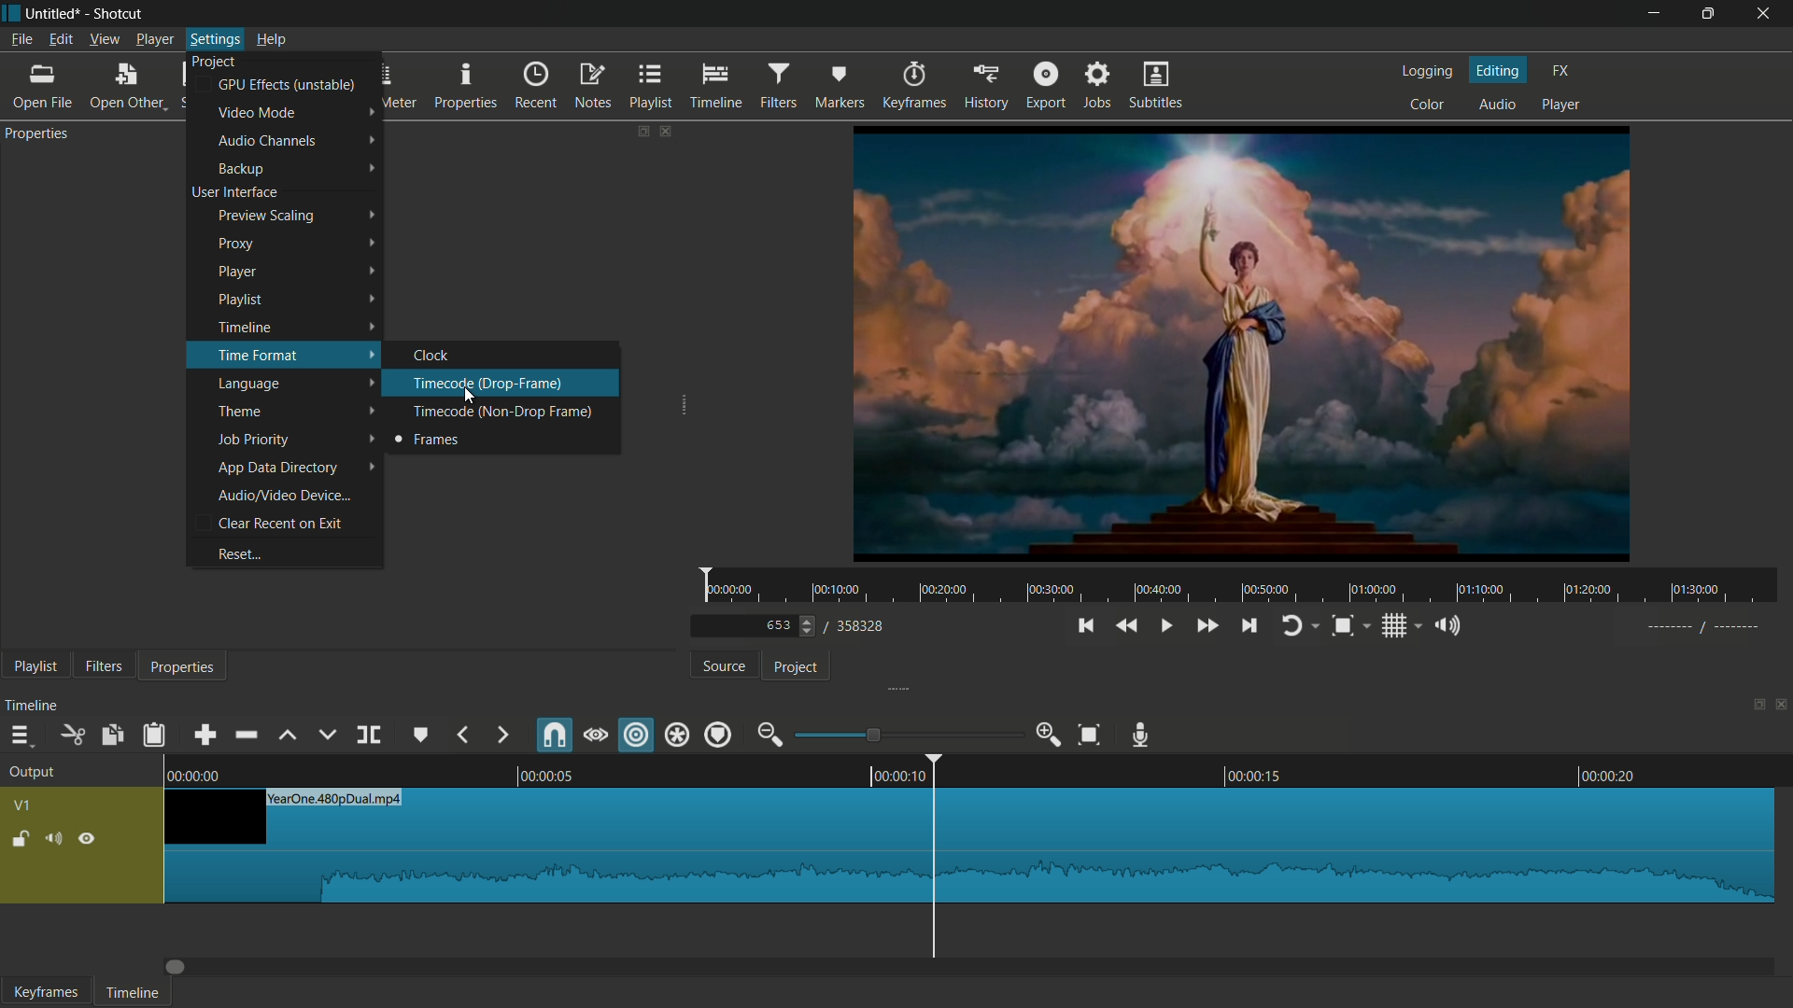  What do you see at coordinates (32, 707) in the screenshot?
I see `timeline` at bounding box center [32, 707].